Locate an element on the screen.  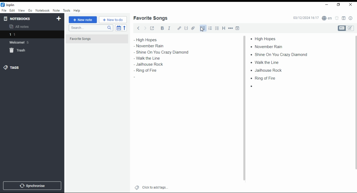
minimize is located at coordinates (326, 5).